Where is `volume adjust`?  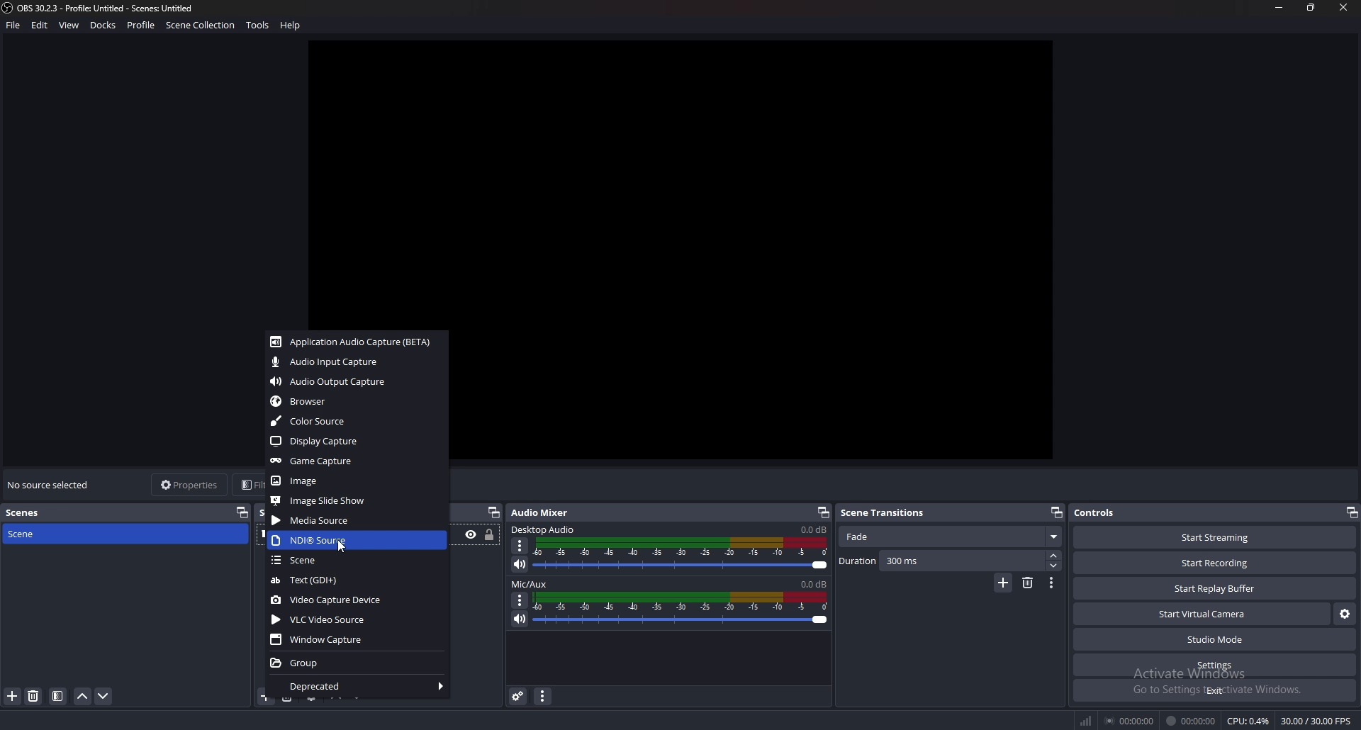
volume adjust is located at coordinates (681, 554).